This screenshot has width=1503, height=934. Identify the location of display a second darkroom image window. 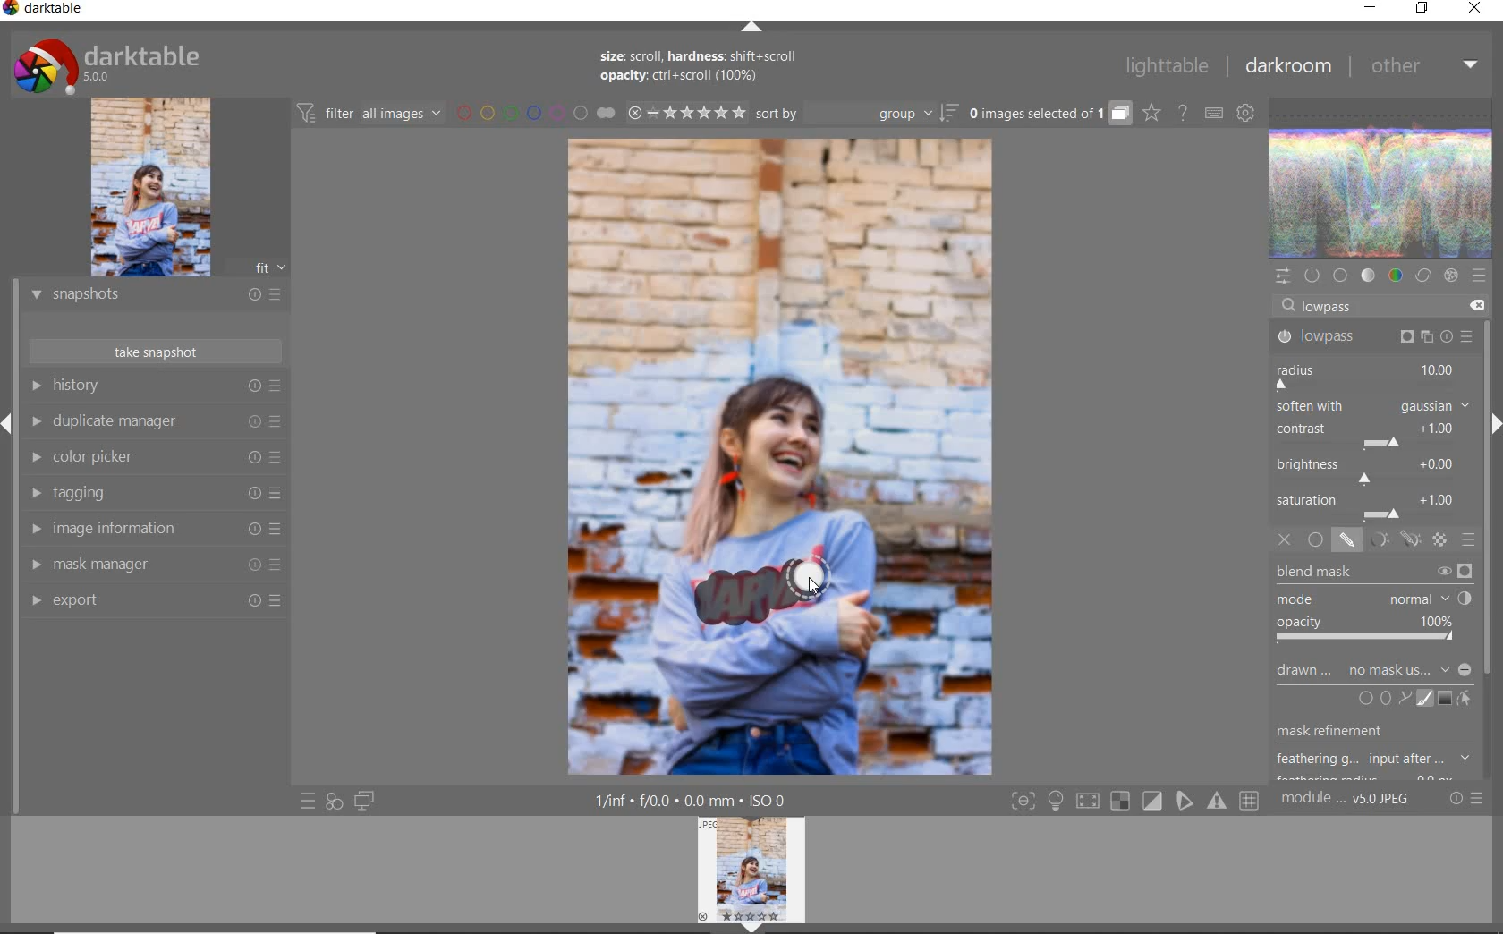
(365, 800).